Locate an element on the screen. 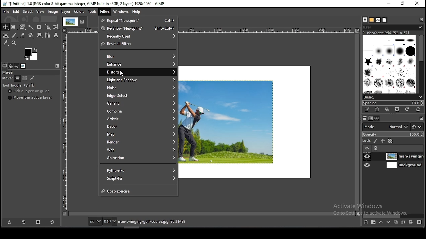  edit this brush is located at coordinates (367, 110).